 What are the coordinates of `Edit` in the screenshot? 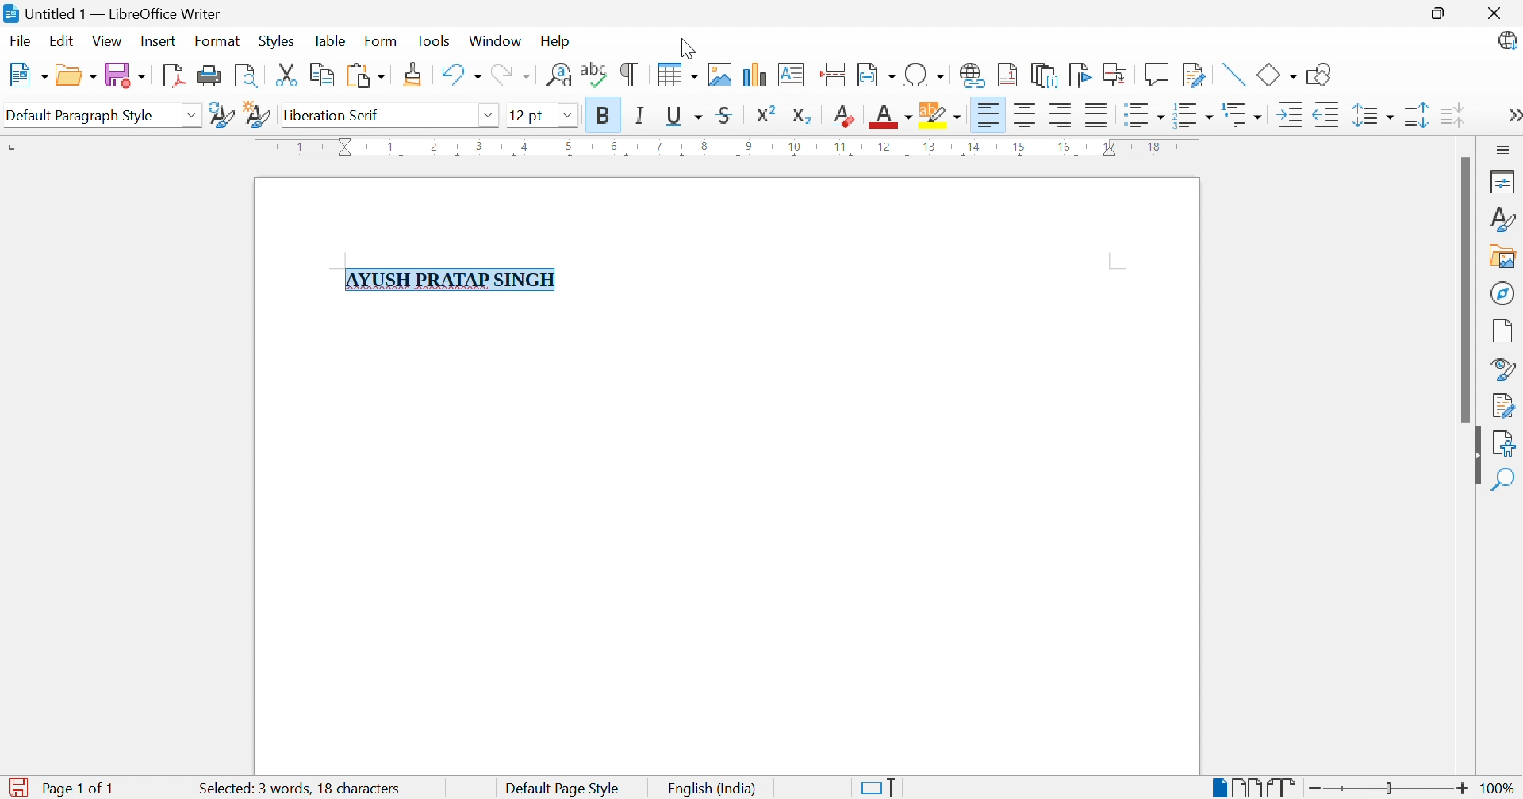 It's located at (63, 40).